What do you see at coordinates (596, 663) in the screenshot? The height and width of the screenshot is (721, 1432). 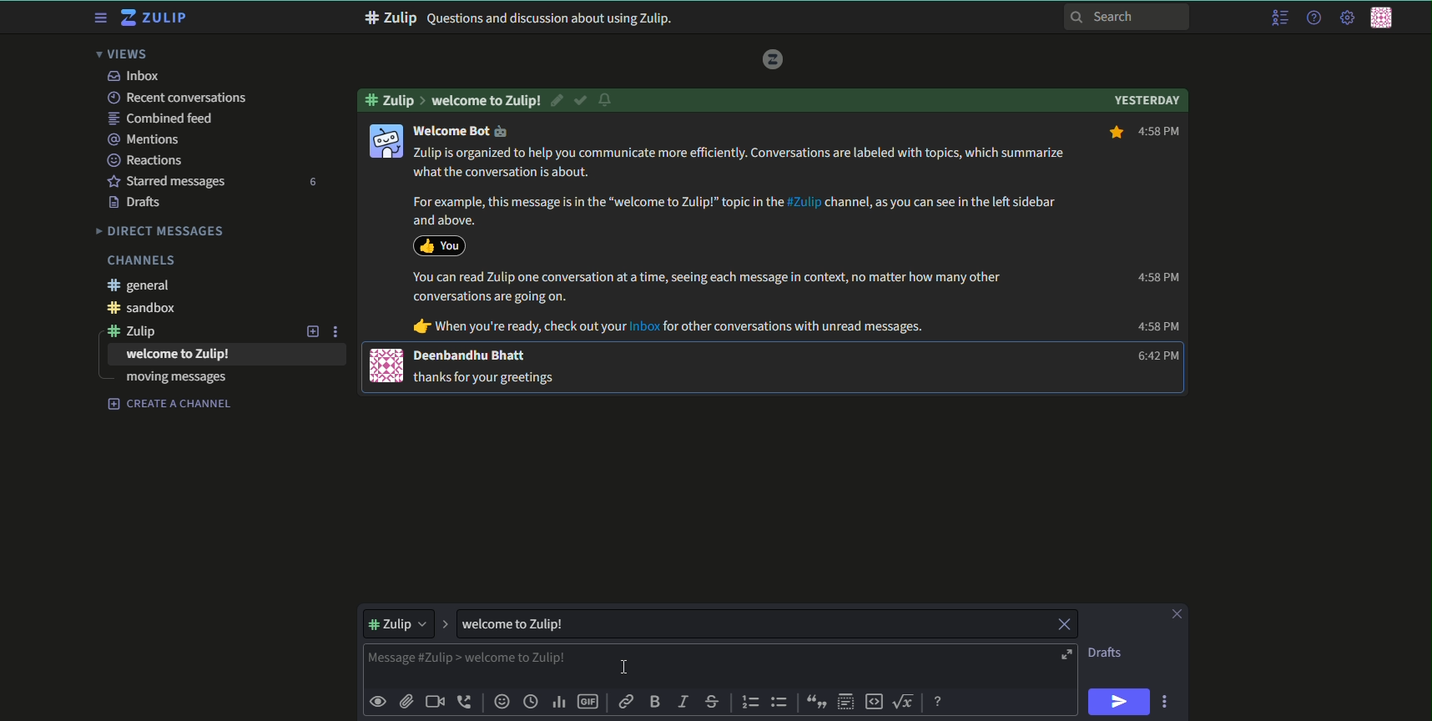 I see `textbox` at bounding box center [596, 663].